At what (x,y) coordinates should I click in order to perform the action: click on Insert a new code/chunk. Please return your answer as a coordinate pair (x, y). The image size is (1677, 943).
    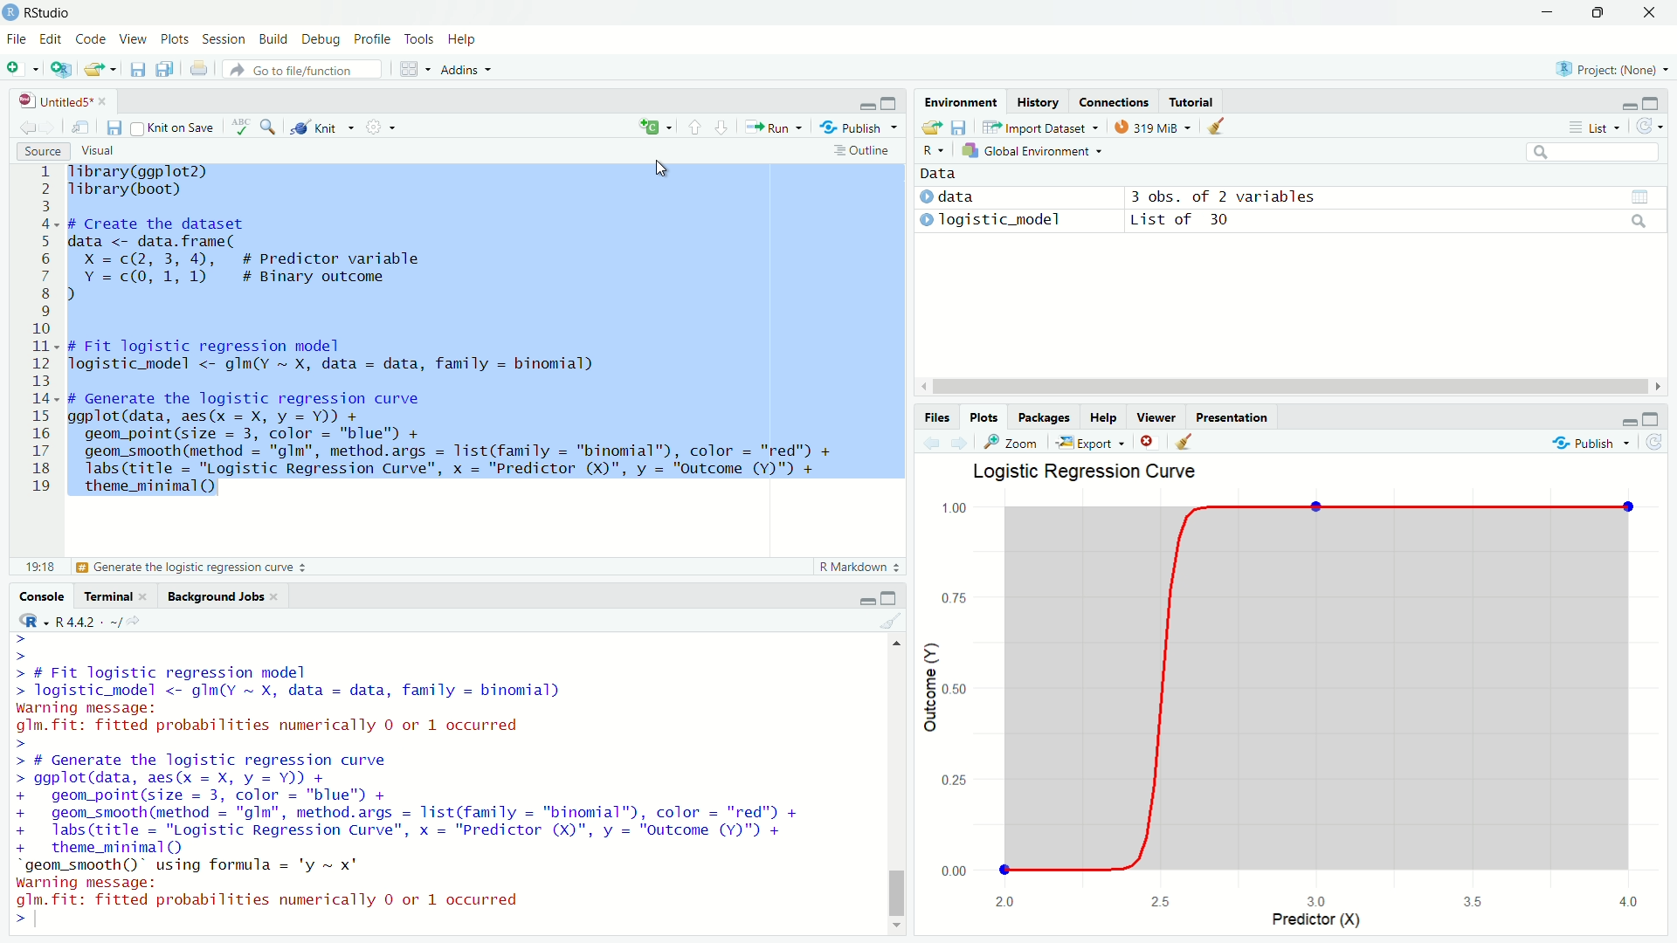
    Looking at the image, I should click on (657, 127).